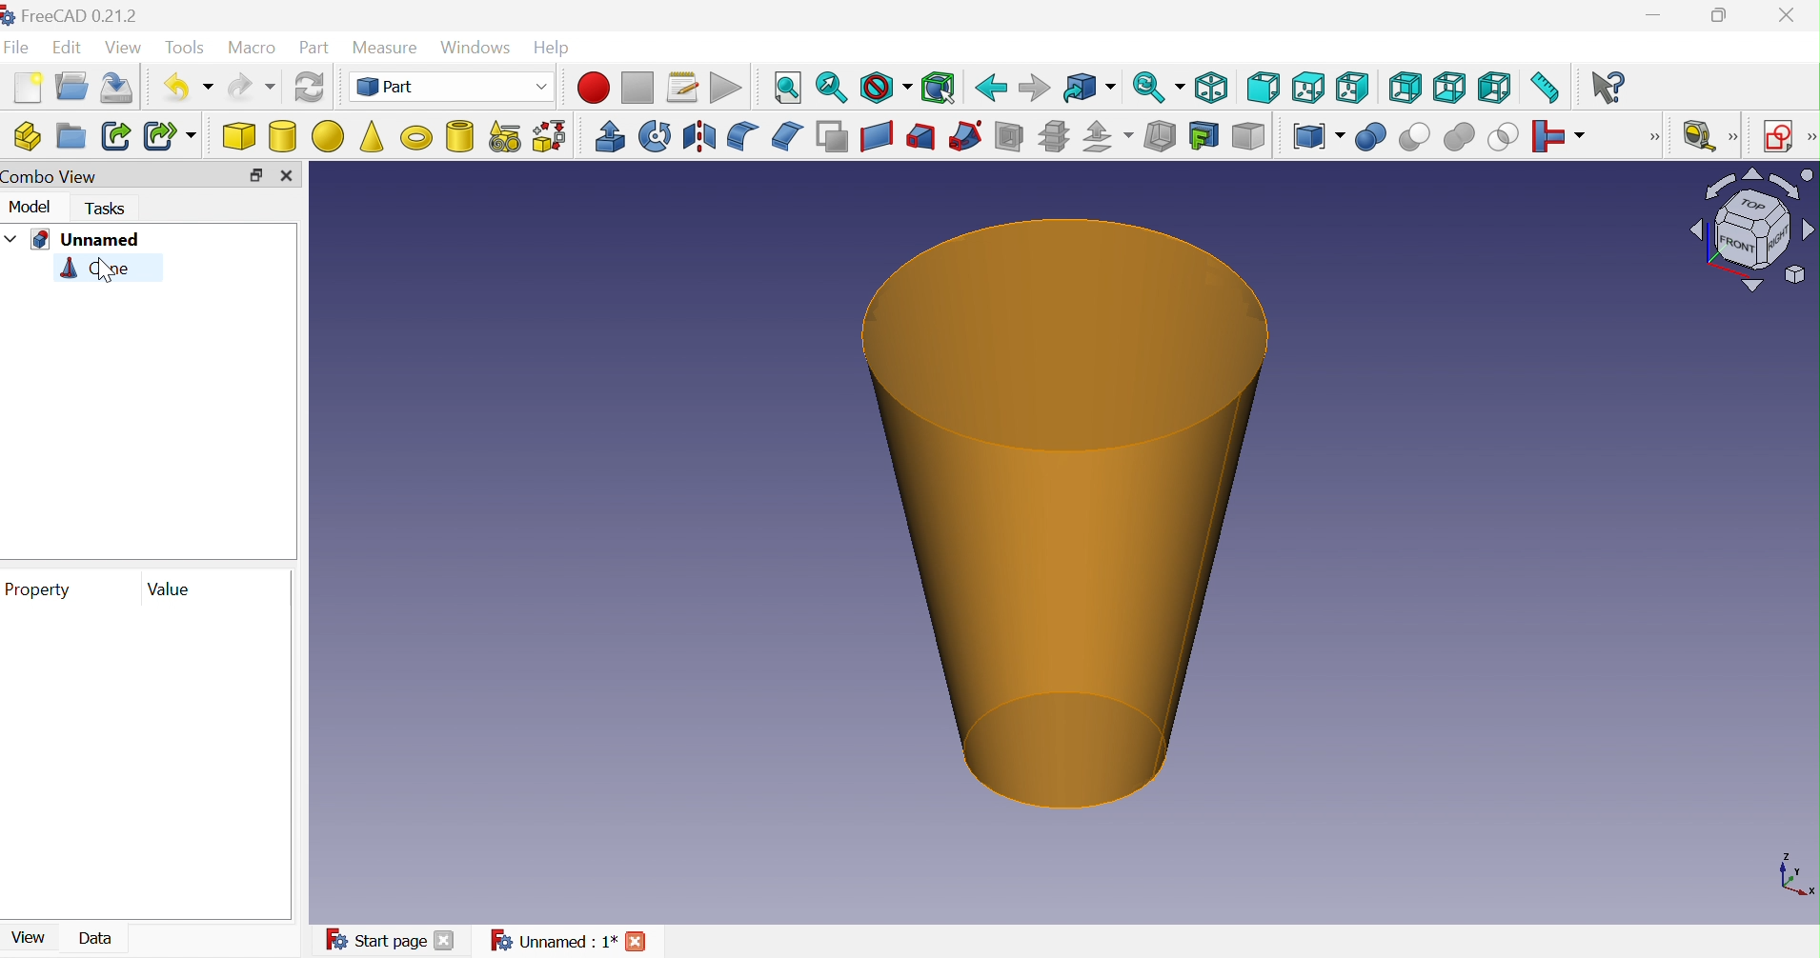  What do you see at coordinates (1659, 142) in the screenshot?
I see `[Boolean]` at bounding box center [1659, 142].